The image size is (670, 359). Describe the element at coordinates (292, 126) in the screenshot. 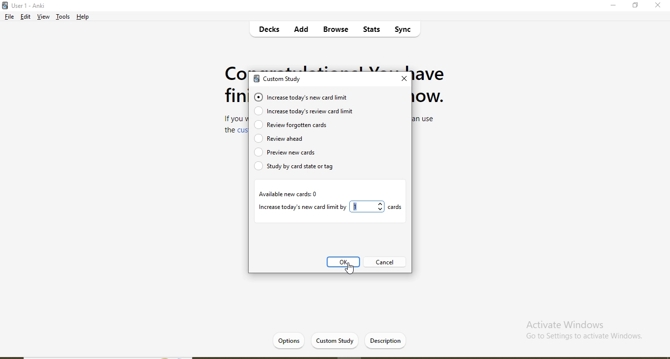

I see `review forgotten cards` at that location.